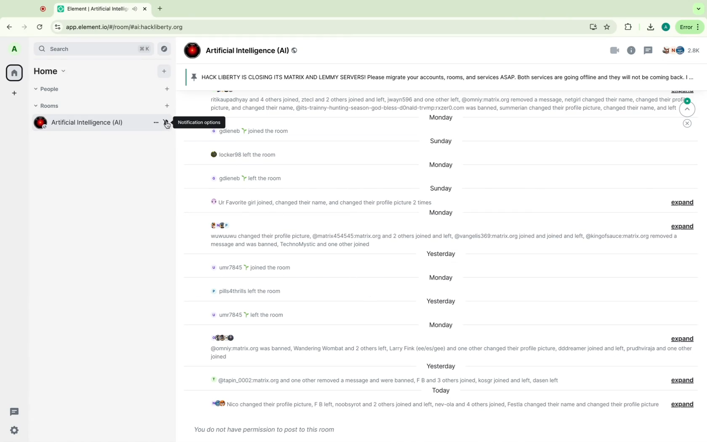  I want to click on notification options, so click(199, 122).